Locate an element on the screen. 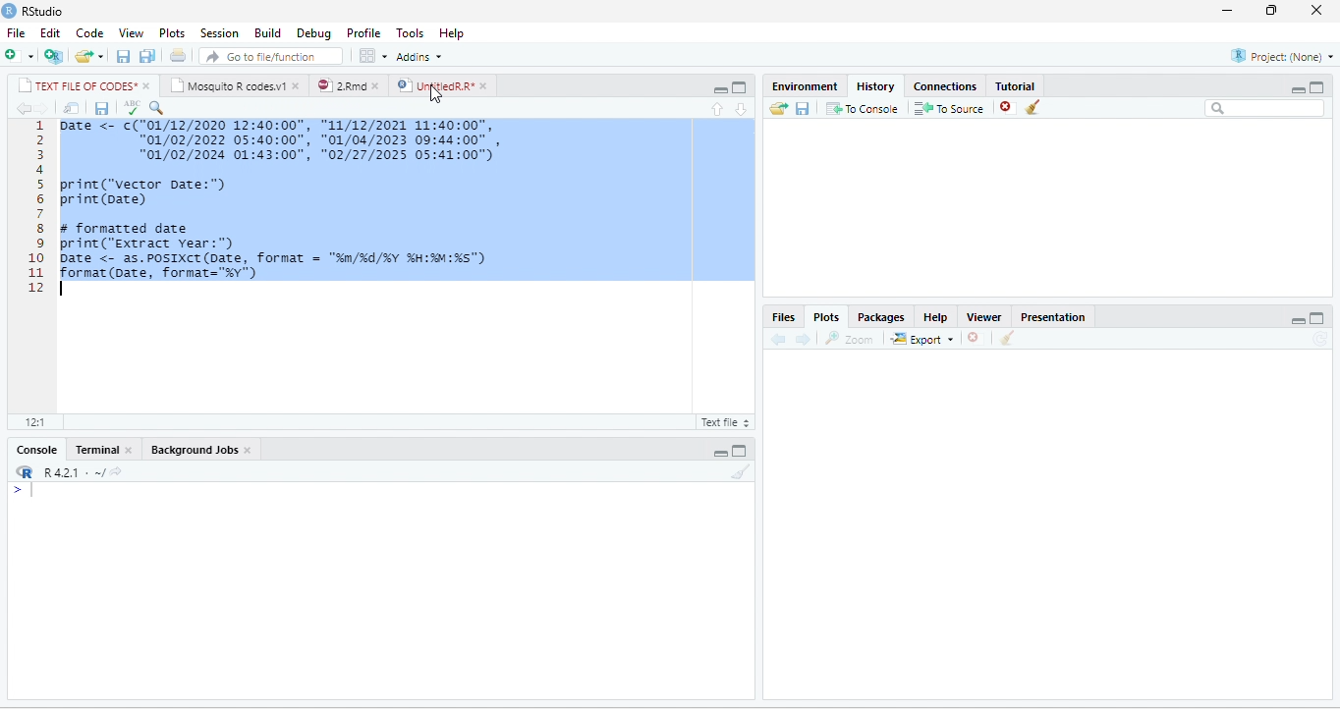  clear is located at coordinates (742, 471).